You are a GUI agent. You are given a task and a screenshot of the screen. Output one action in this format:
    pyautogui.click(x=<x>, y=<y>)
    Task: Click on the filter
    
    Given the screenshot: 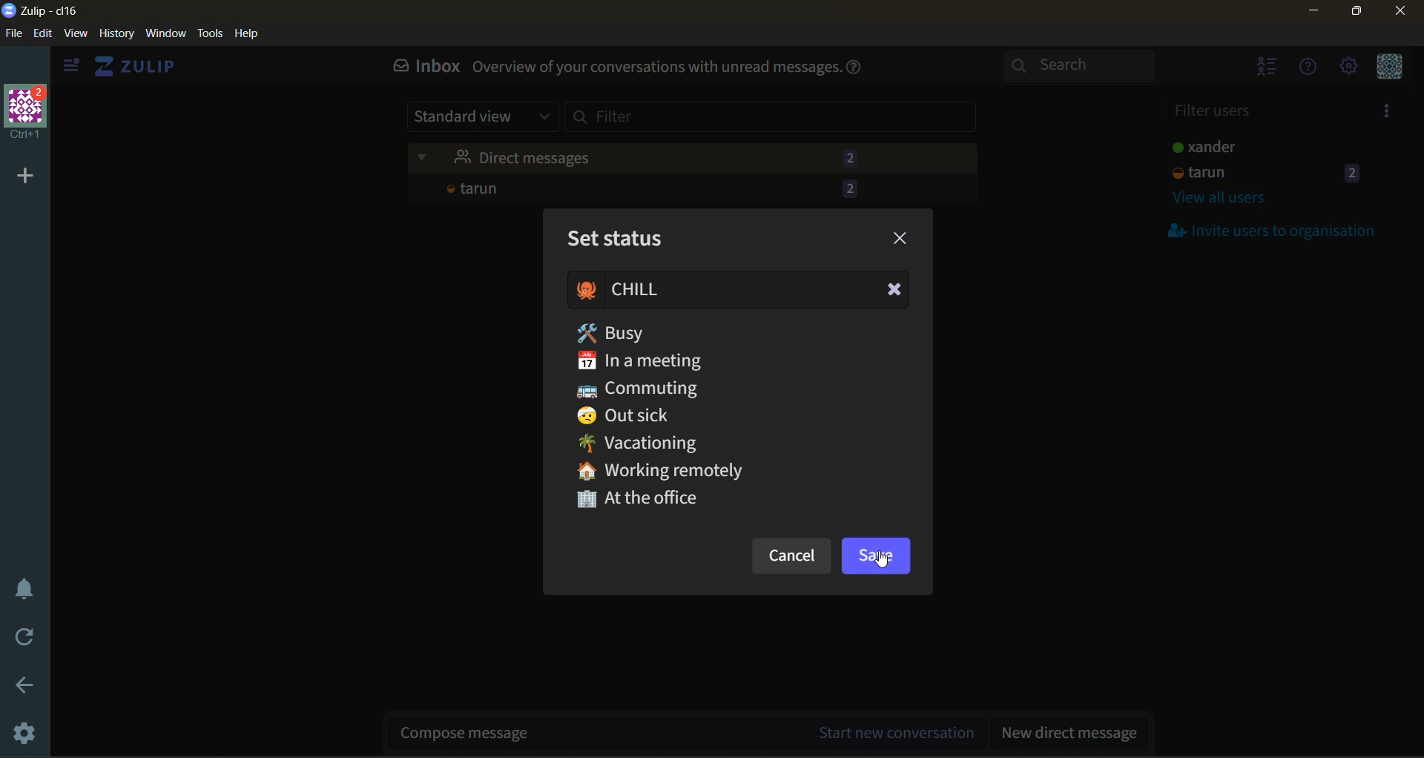 What is the action you would take?
    pyautogui.click(x=782, y=121)
    